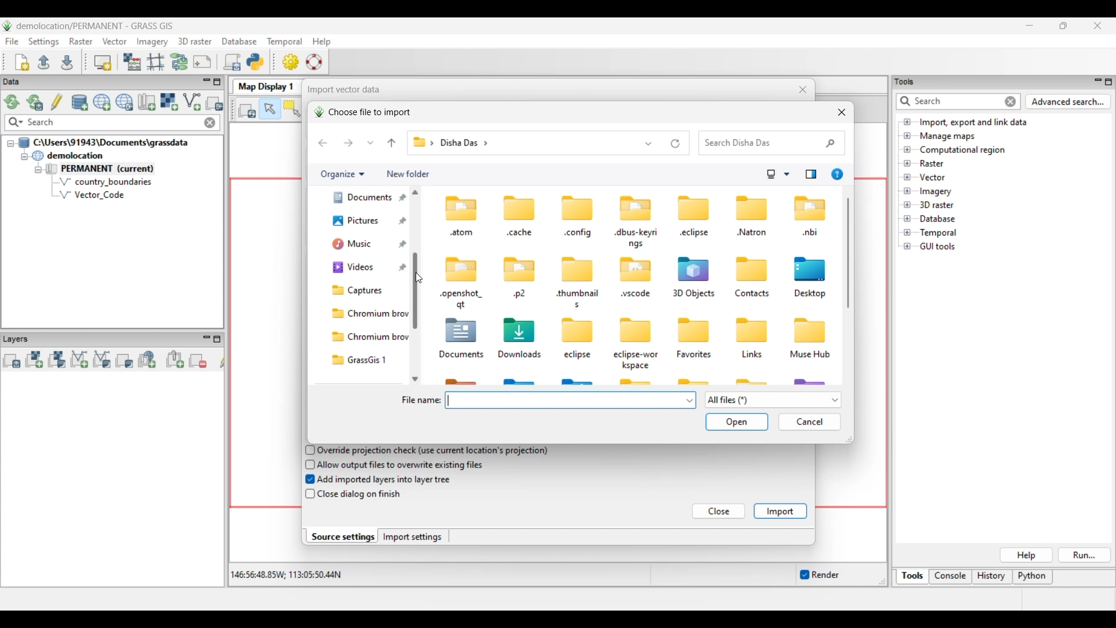  Describe the element at coordinates (1011, 102) in the screenshot. I see `Close input for quick search` at that location.